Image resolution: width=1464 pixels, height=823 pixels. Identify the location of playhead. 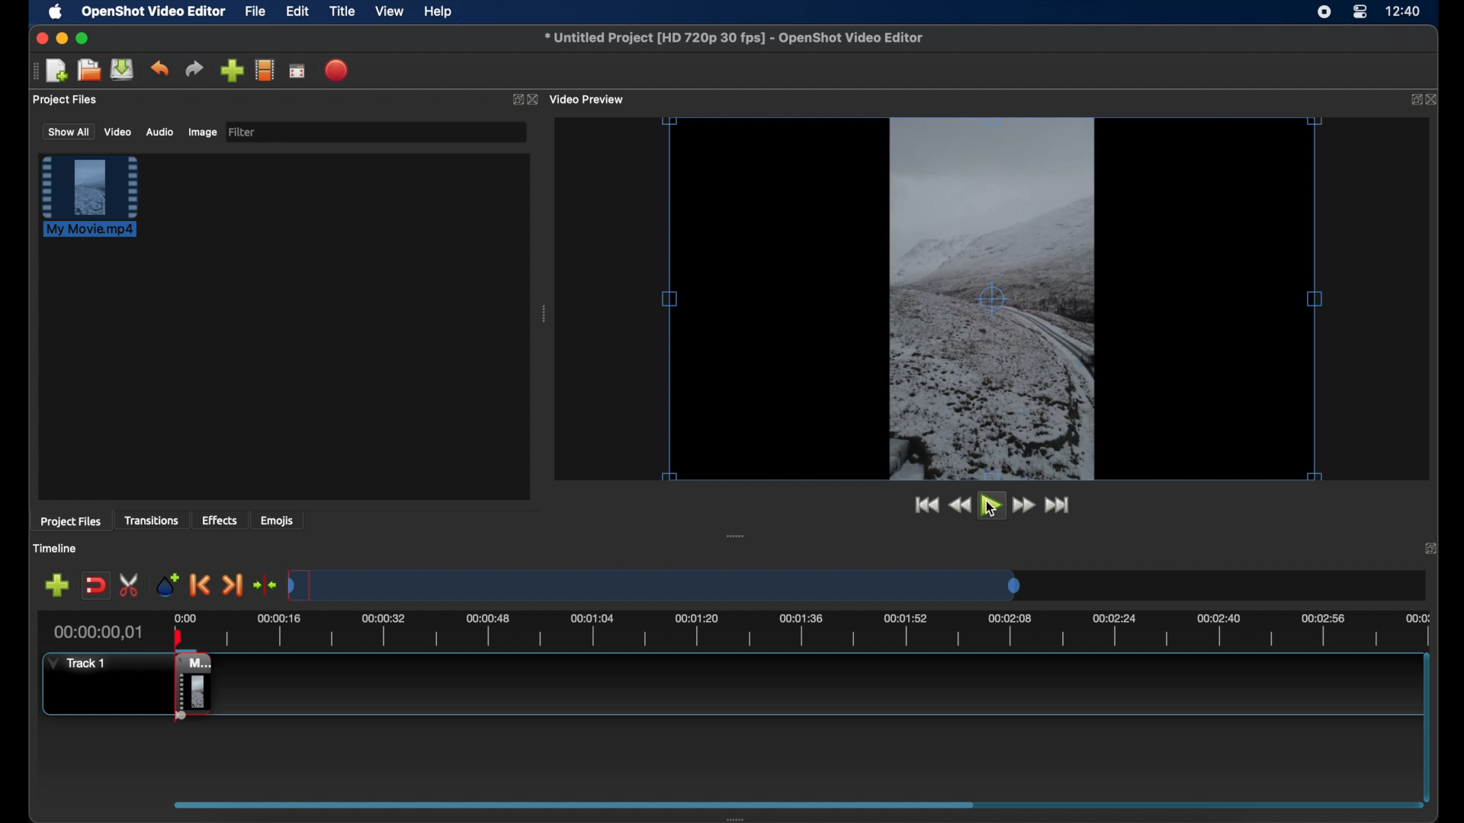
(177, 634).